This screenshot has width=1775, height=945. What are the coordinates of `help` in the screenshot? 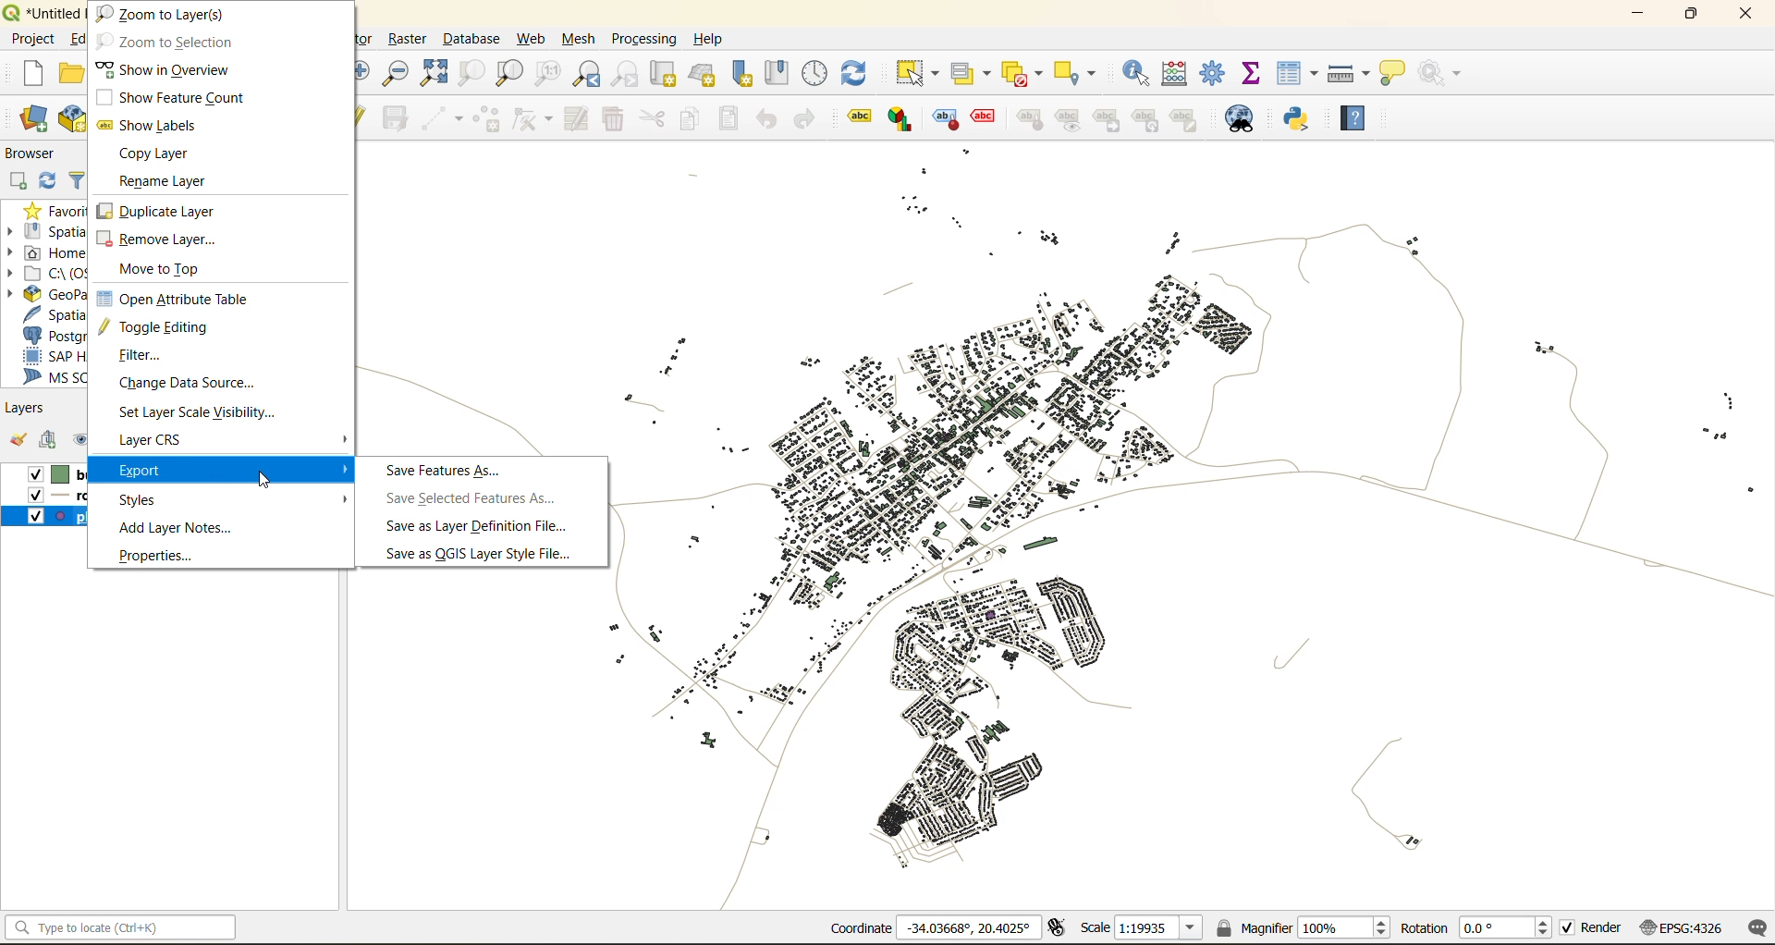 It's located at (1358, 114).